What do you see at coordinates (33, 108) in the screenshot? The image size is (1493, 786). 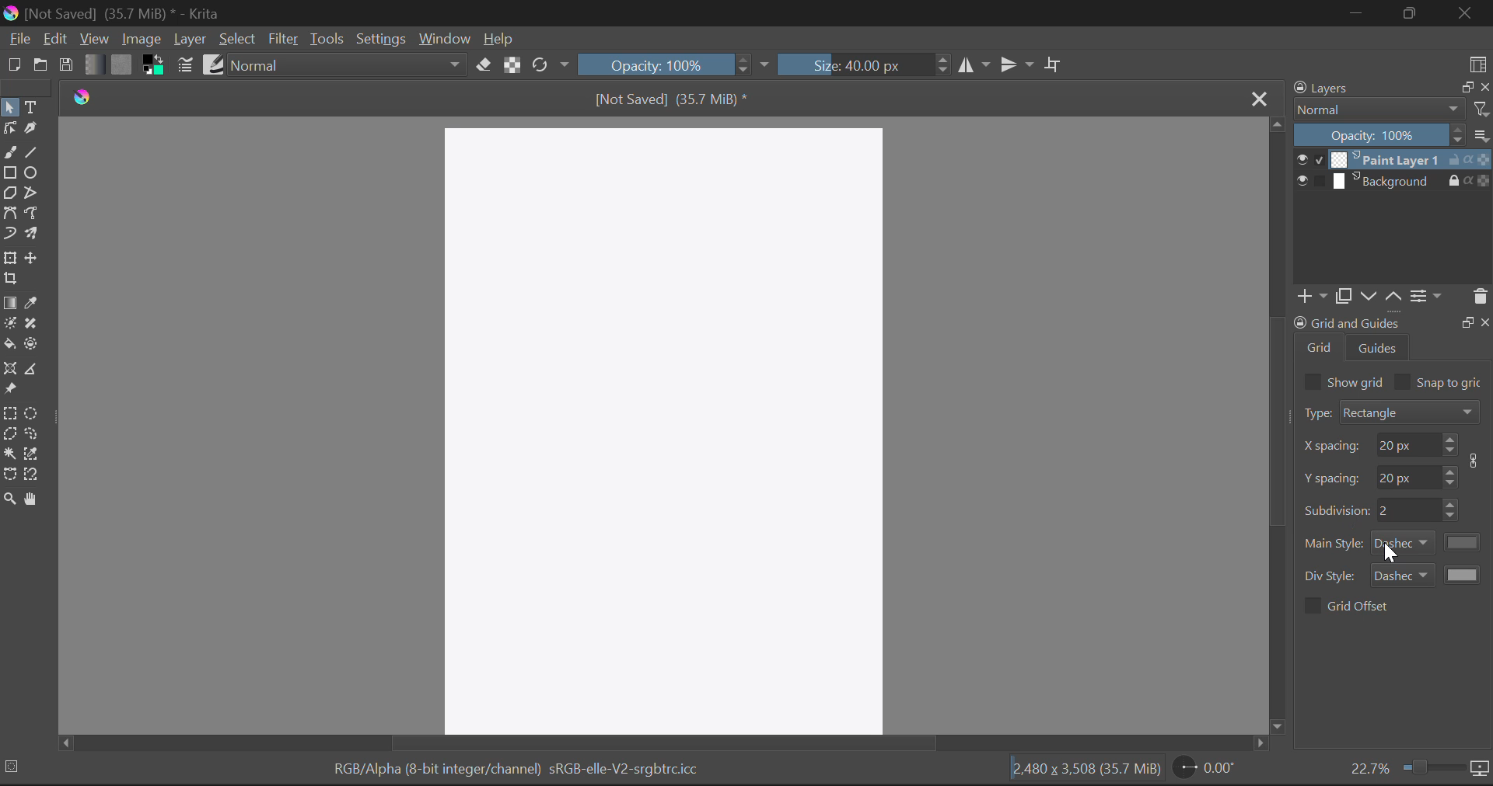 I see `Text` at bounding box center [33, 108].